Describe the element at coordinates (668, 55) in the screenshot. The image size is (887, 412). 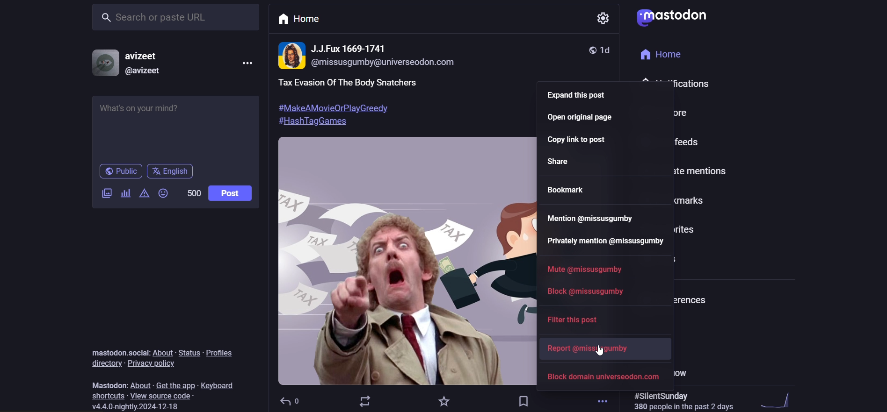
I see `home` at that location.